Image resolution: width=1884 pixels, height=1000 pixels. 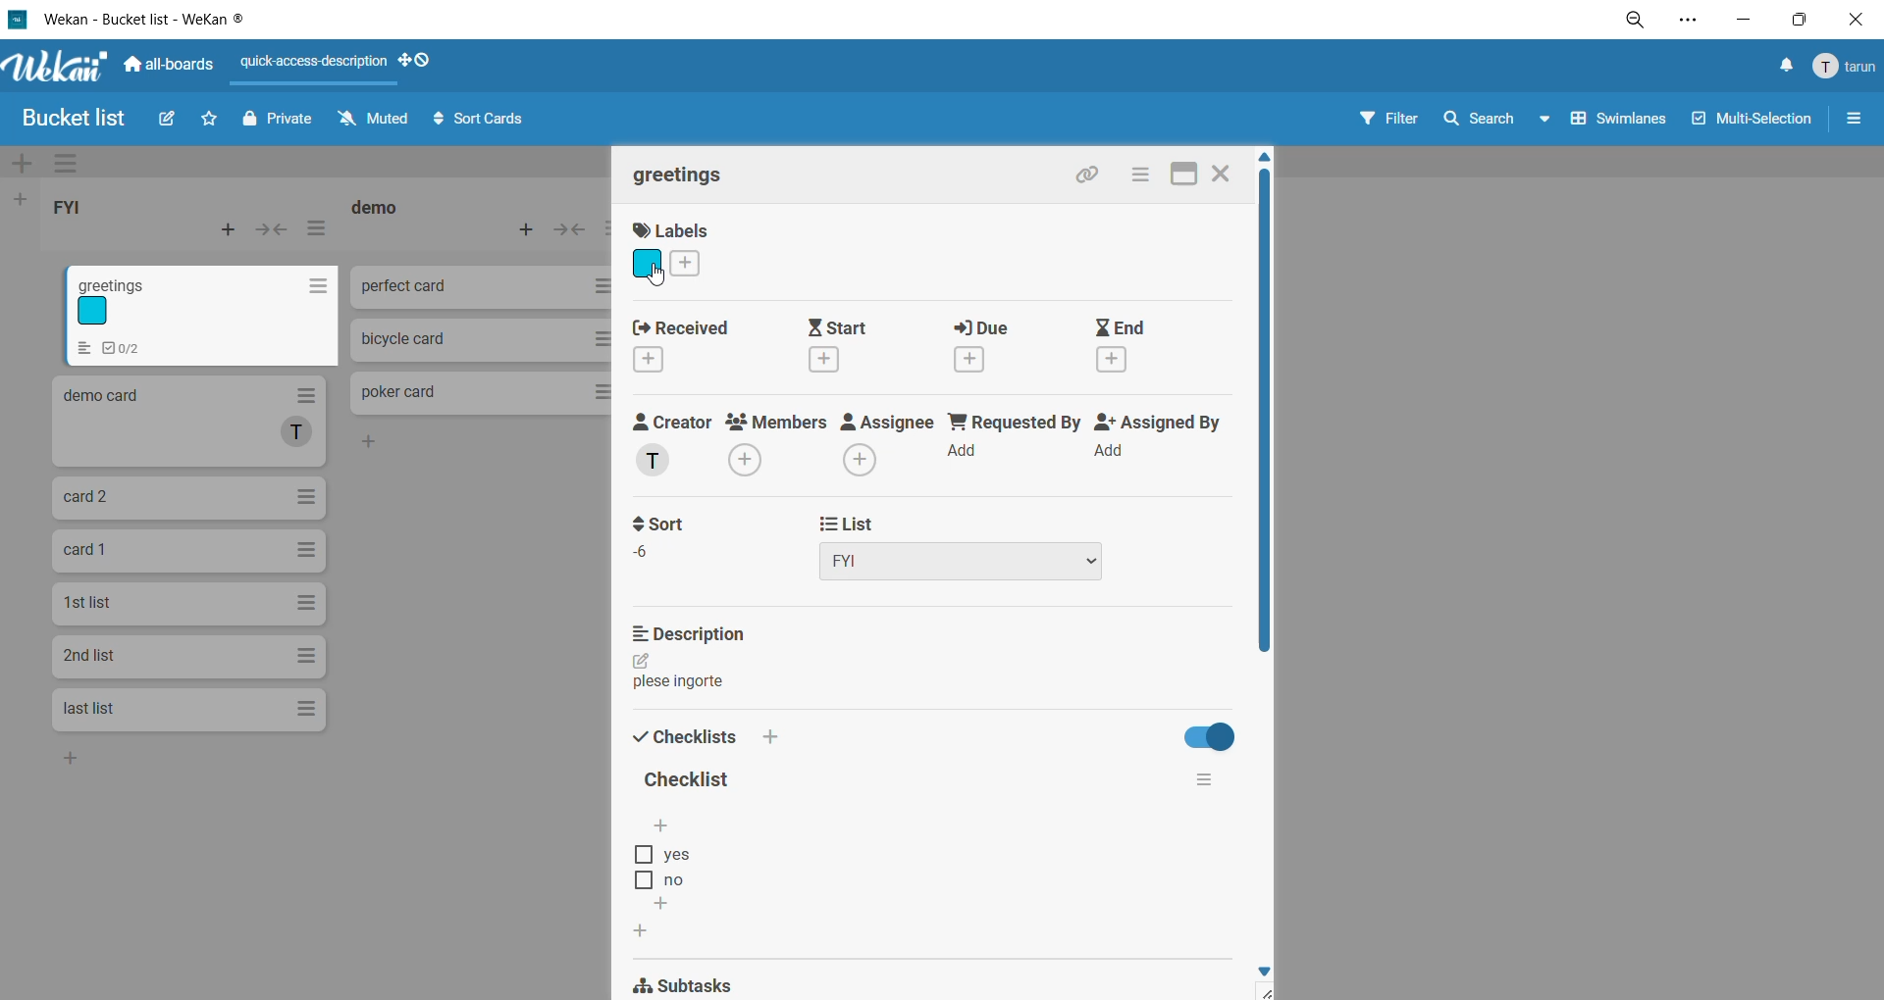 What do you see at coordinates (422, 65) in the screenshot?
I see `show desktop drag handles` at bounding box center [422, 65].